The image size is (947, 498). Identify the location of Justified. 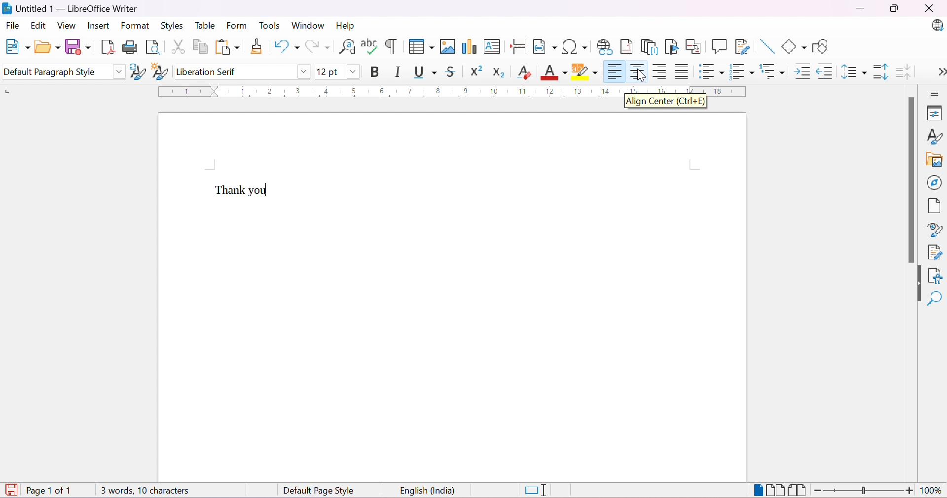
(681, 71).